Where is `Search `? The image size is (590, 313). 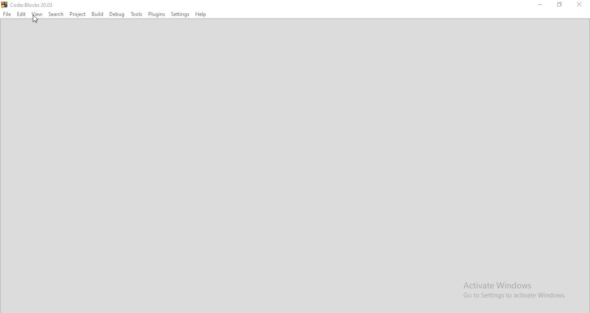 Search  is located at coordinates (56, 14).